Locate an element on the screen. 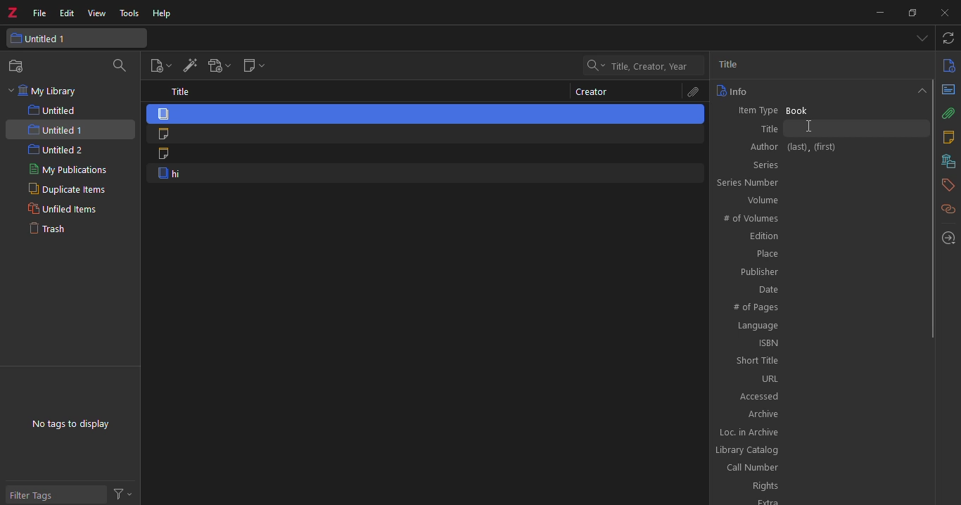 This screenshot has height=505, width=961. unfiled items is located at coordinates (61, 210).